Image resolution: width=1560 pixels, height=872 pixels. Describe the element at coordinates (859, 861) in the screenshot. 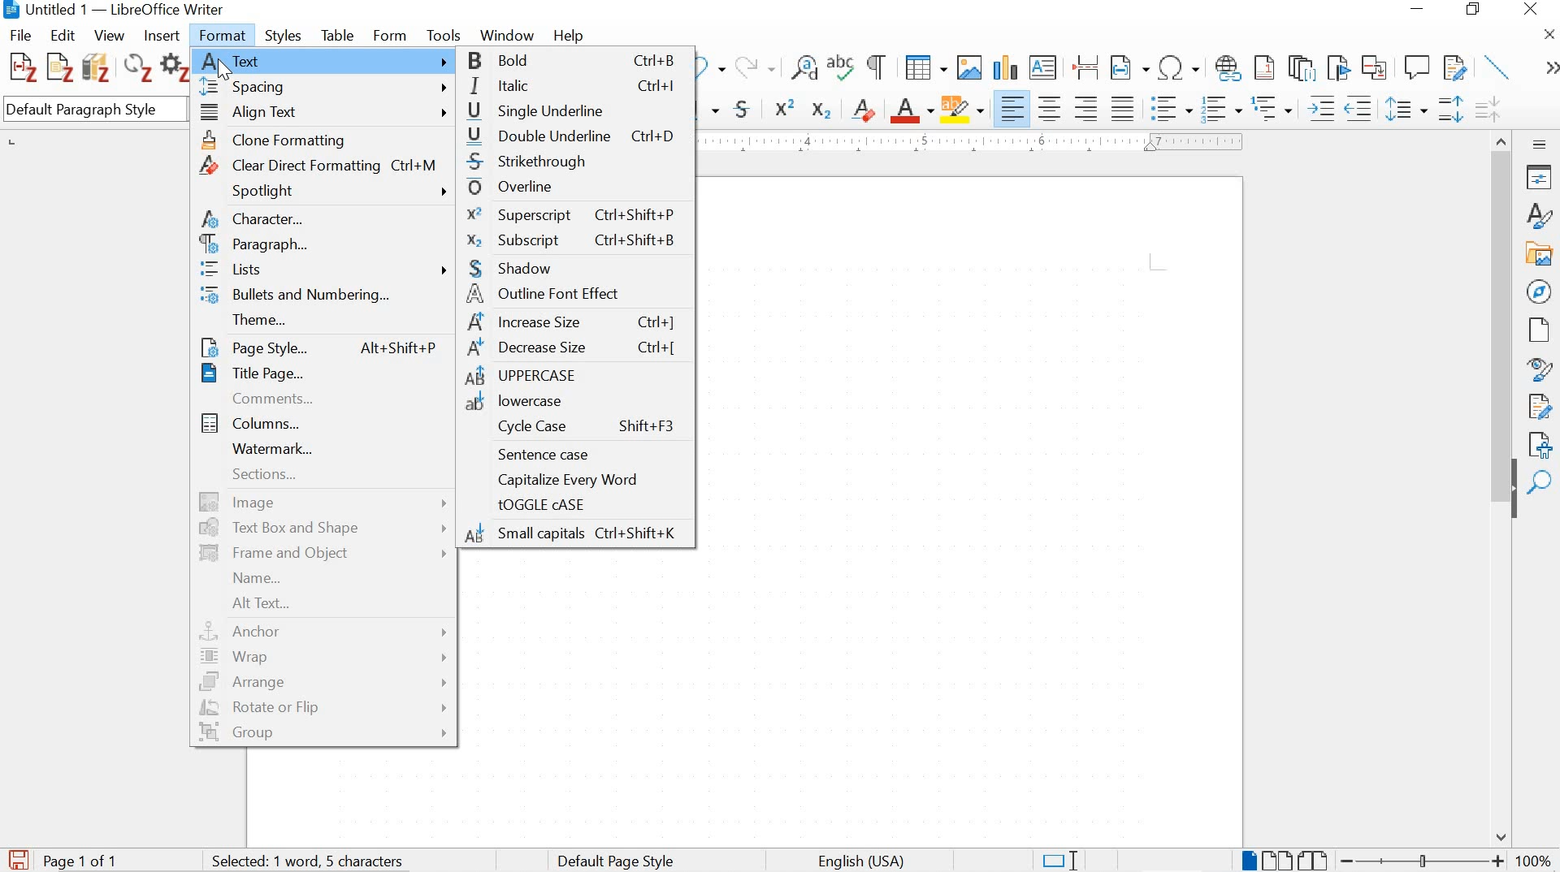

I see `text language` at that location.